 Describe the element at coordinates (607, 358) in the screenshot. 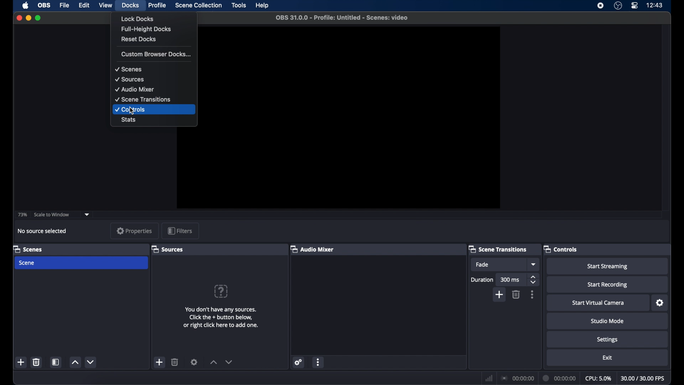

I see `exit` at that location.